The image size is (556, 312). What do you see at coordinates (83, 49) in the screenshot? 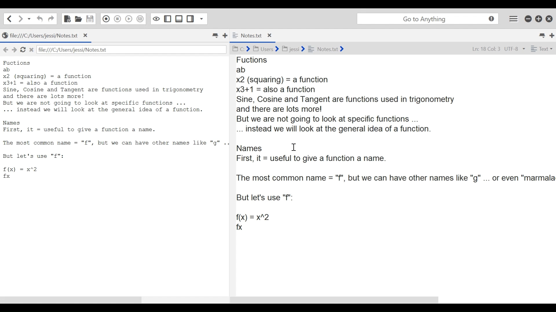
I see `file:///C:/Users/jessi/Notes.txt` at bounding box center [83, 49].